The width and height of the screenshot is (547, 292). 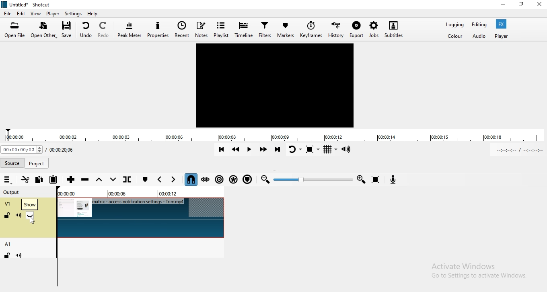 What do you see at coordinates (521, 5) in the screenshot?
I see `Restore` at bounding box center [521, 5].